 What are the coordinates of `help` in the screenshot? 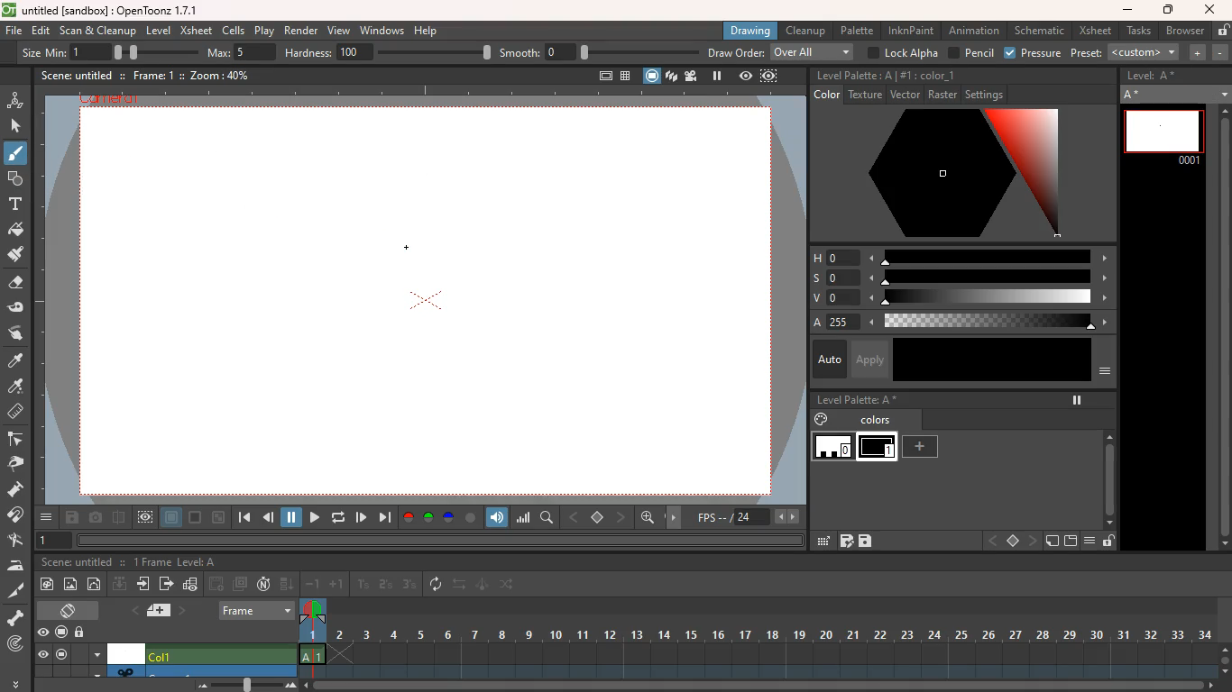 It's located at (428, 32).